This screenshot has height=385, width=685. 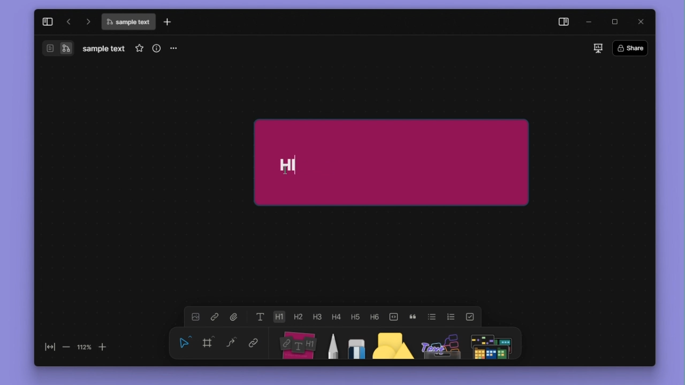 What do you see at coordinates (66, 48) in the screenshot?
I see `switch` at bounding box center [66, 48].